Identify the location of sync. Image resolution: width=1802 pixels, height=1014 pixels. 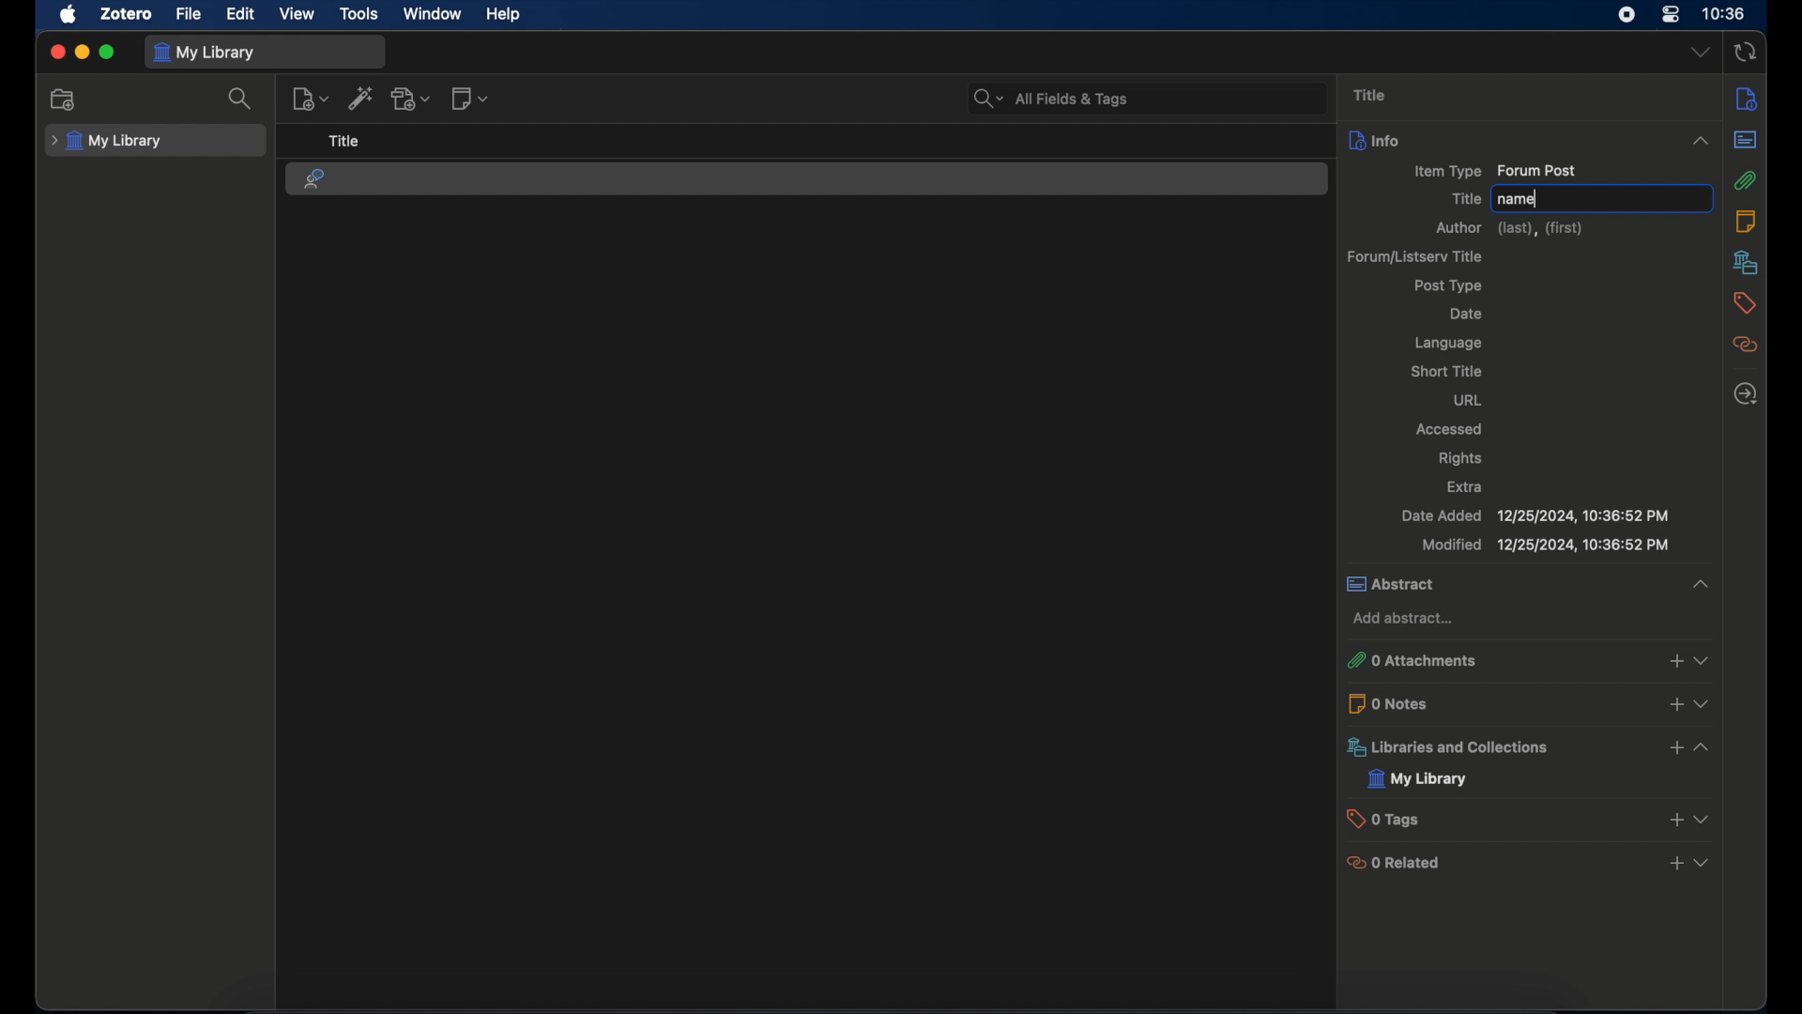
(1747, 52).